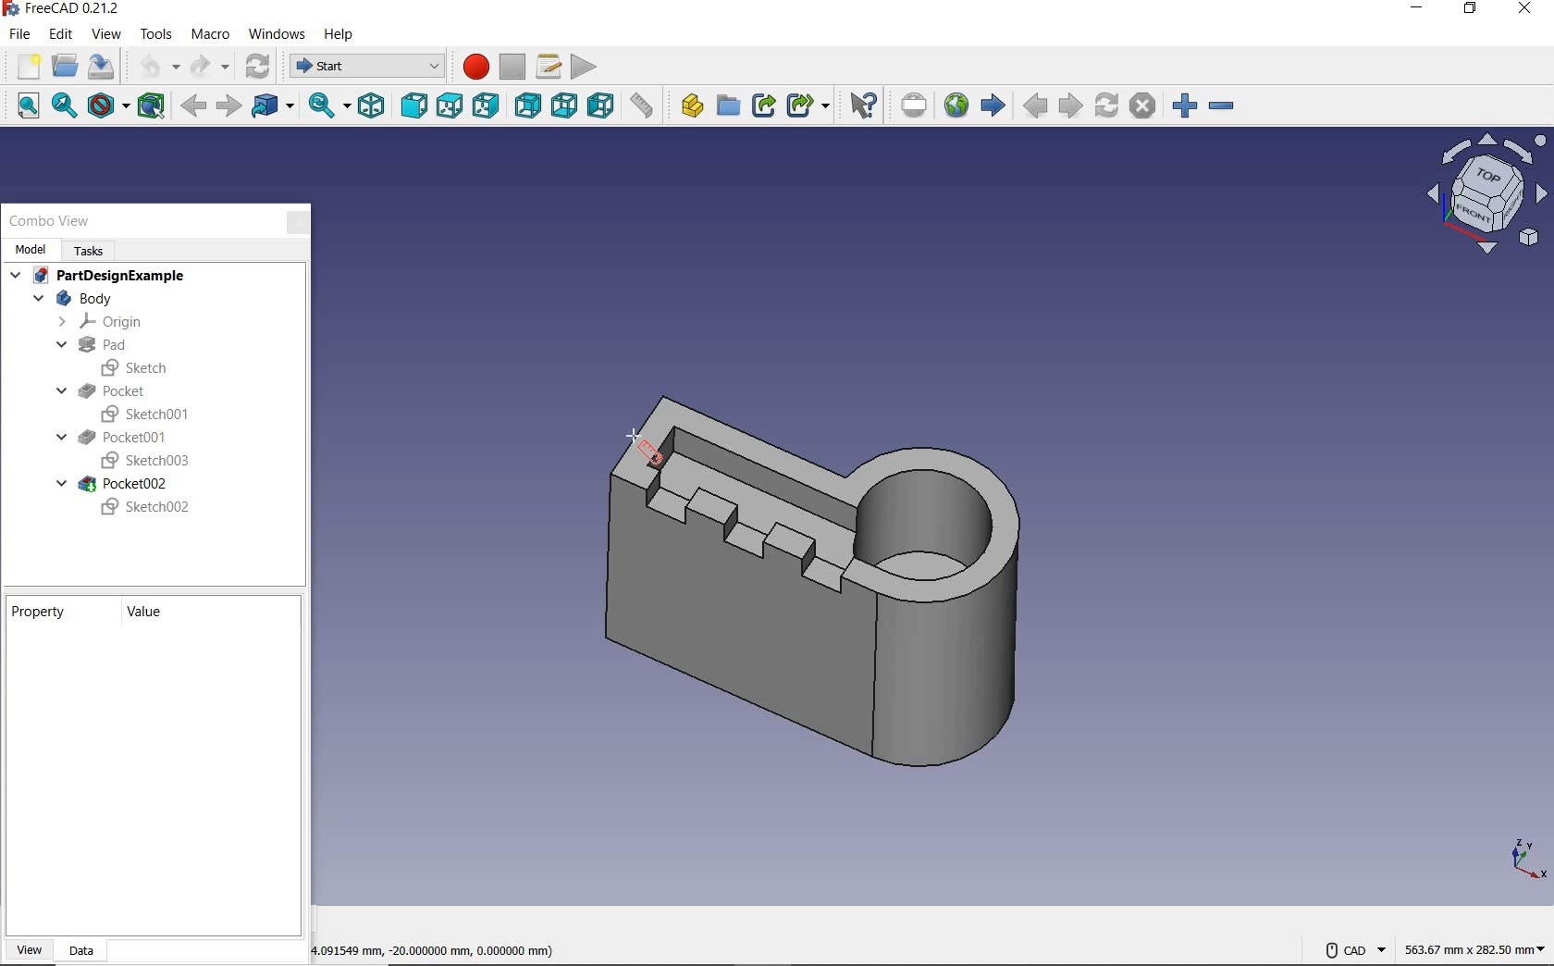  I want to click on make link, so click(763, 105).